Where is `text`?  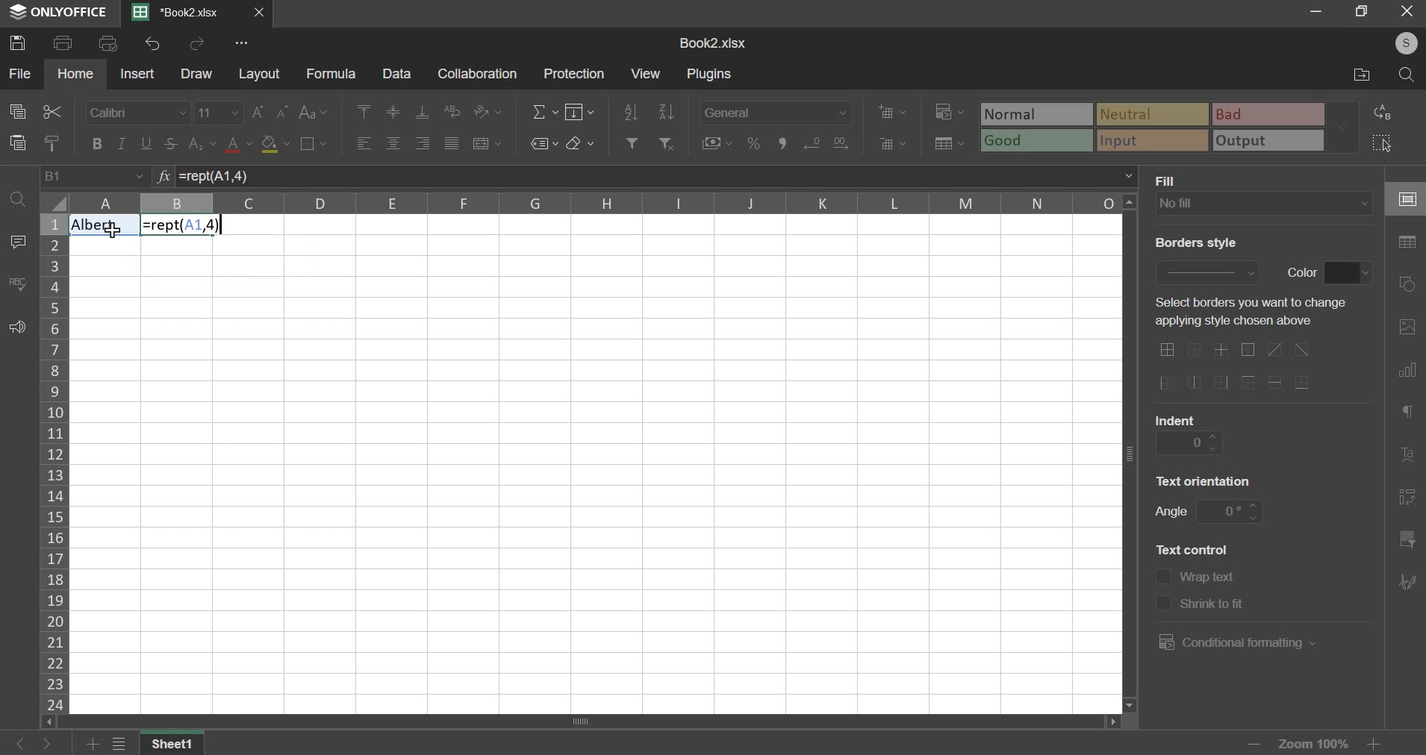 text is located at coordinates (1249, 312).